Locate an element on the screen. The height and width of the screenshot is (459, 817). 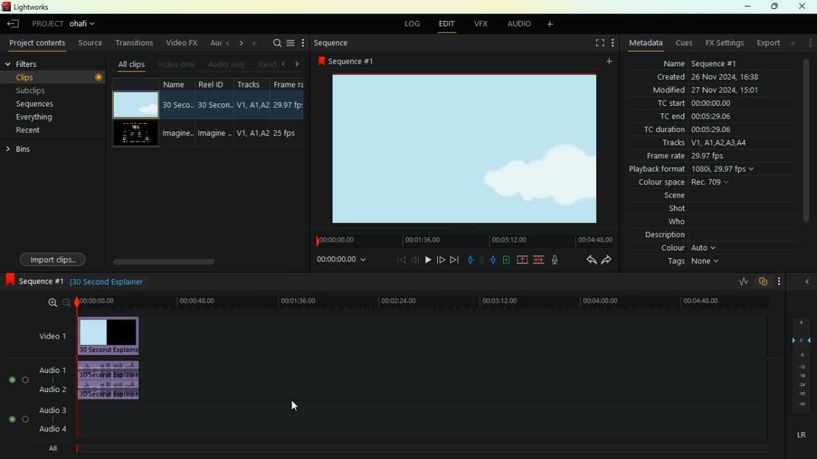
audio 4 is located at coordinates (53, 430).